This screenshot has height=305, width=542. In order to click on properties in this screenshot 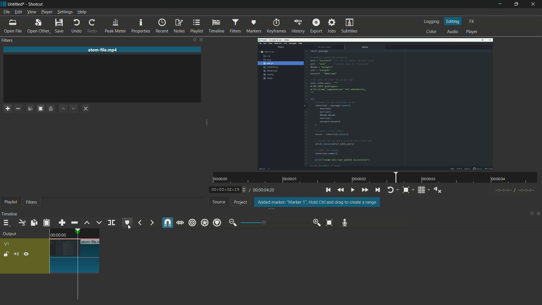, I will do `click(140, 26)`.